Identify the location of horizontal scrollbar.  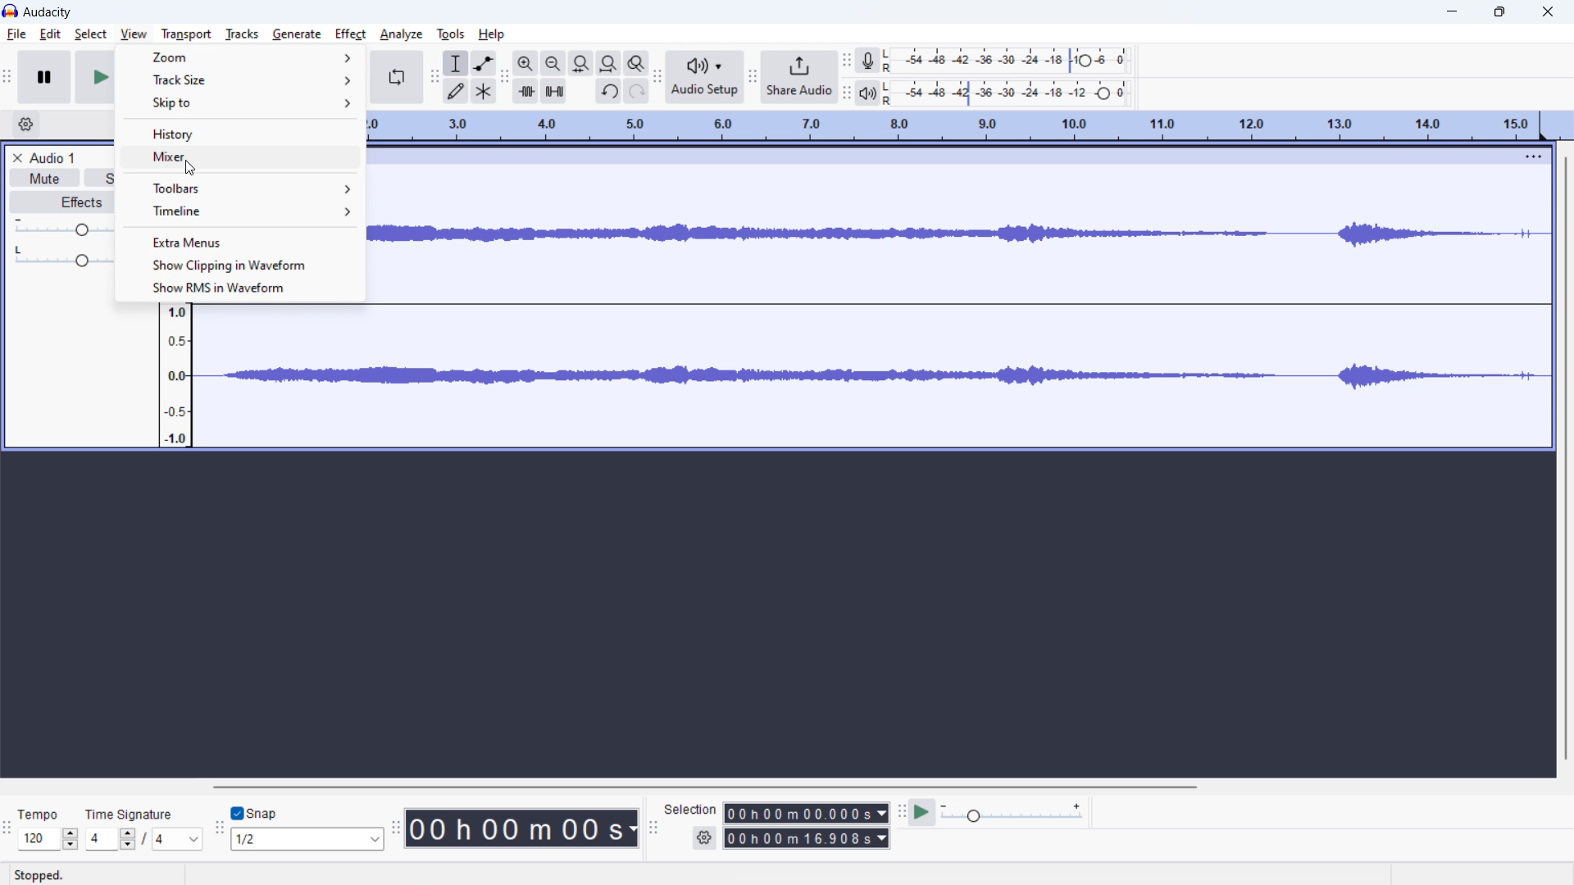
(708, 787).